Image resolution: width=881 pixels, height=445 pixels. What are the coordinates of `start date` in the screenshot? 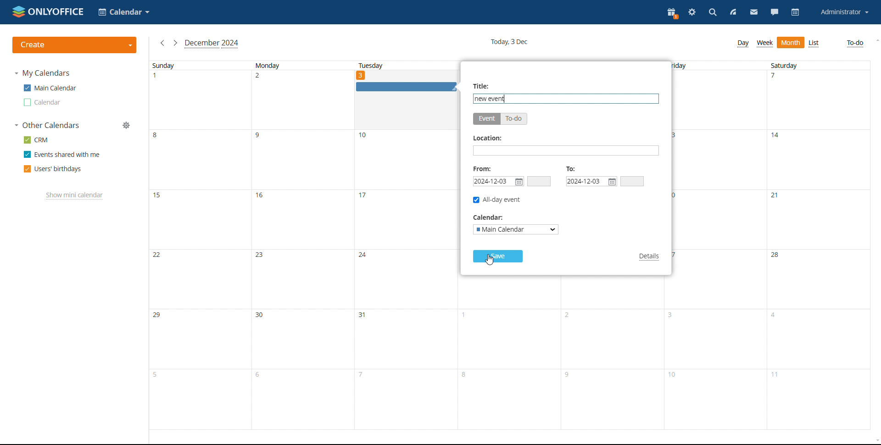 It's located at (498, 181).